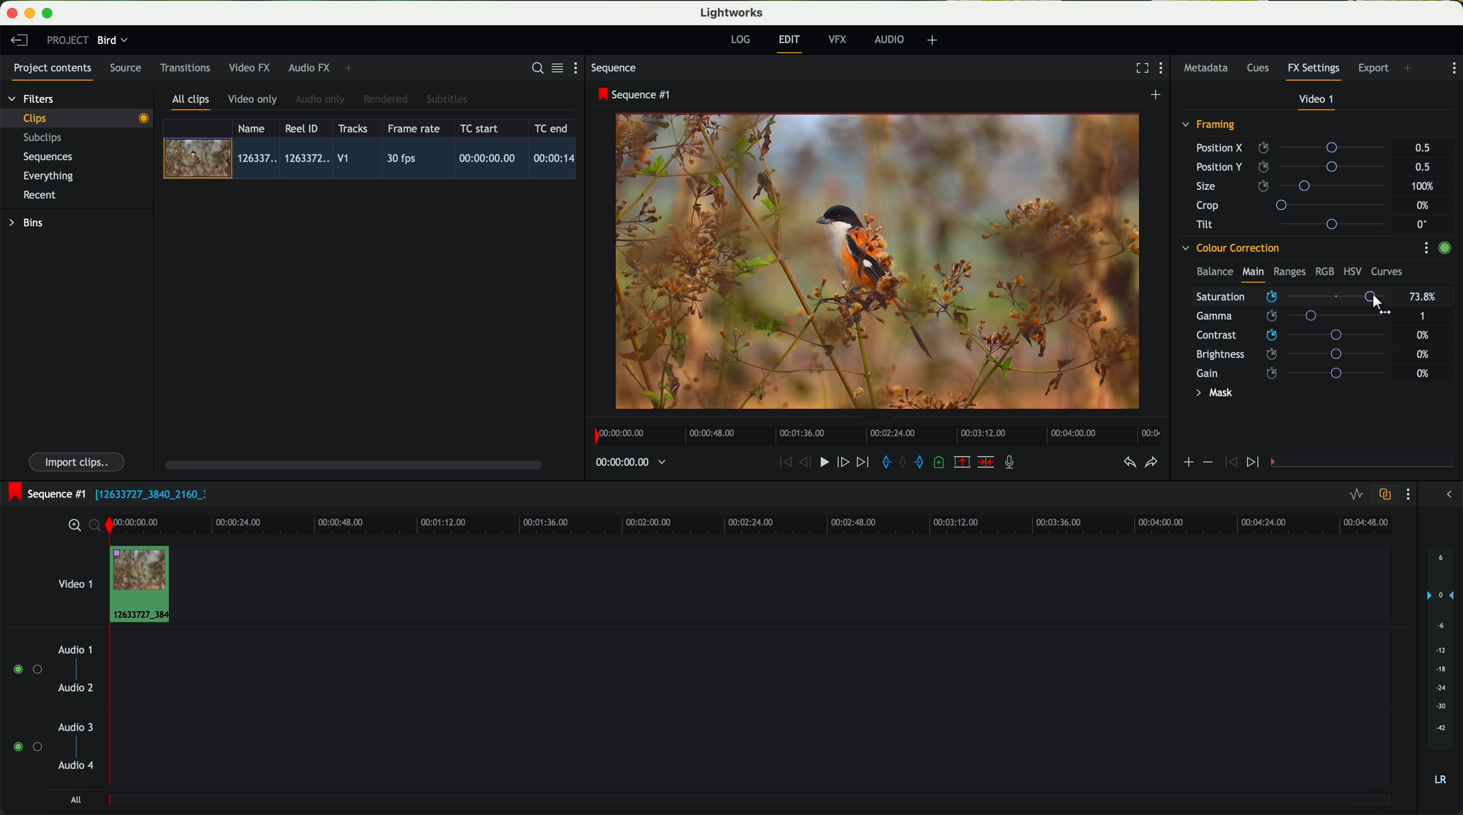 The height and width of the screenshot is (815, 1463). I want to click on toggle audio levels editing, so click(1356, 496).